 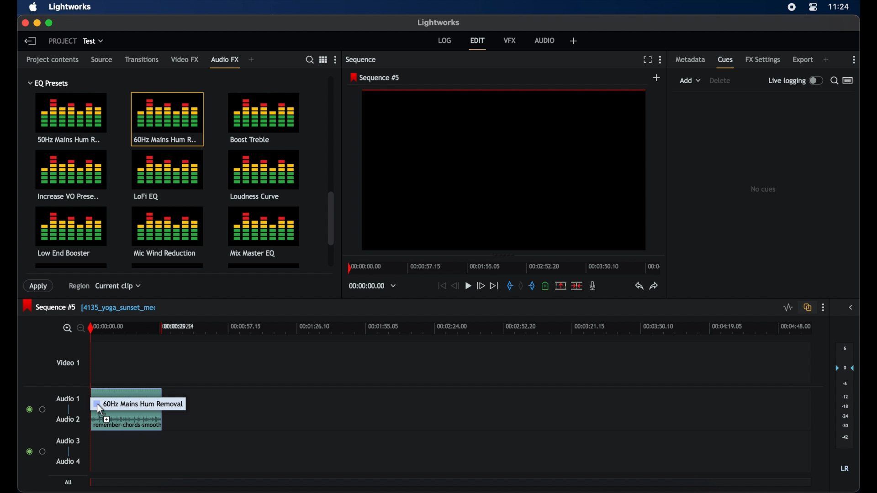 What do you see at coordinates (310, 60) in the screenshot?
I see `search` at bounding box center [310, 60].